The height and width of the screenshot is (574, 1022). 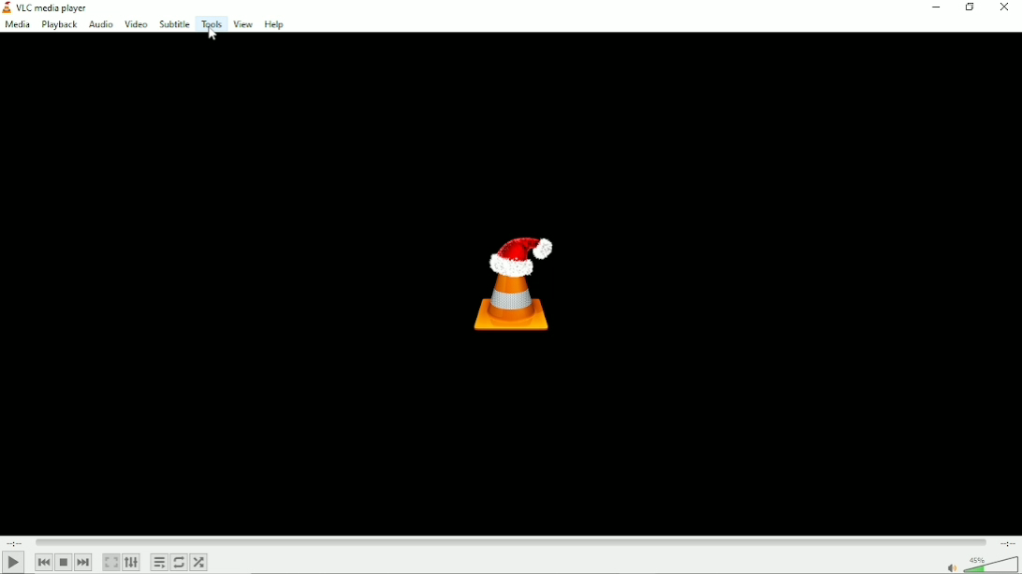 What do you see at coordinates (131, 563) in the screenshot?
I see `Show extended settings` at bounding box center [131, 563].